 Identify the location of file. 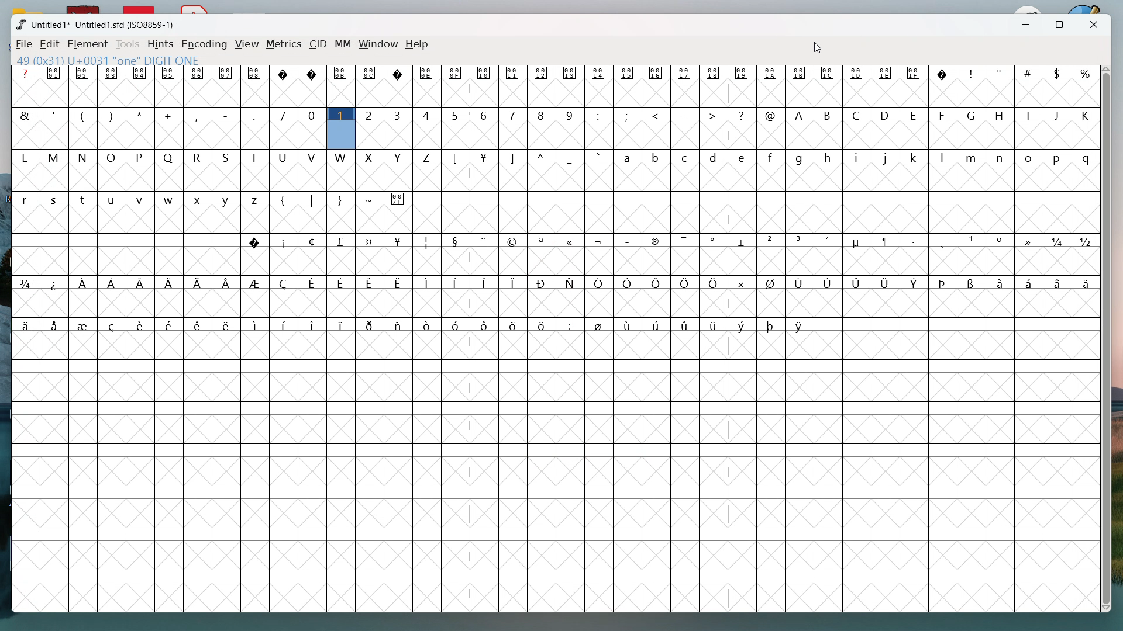
(25, 45).